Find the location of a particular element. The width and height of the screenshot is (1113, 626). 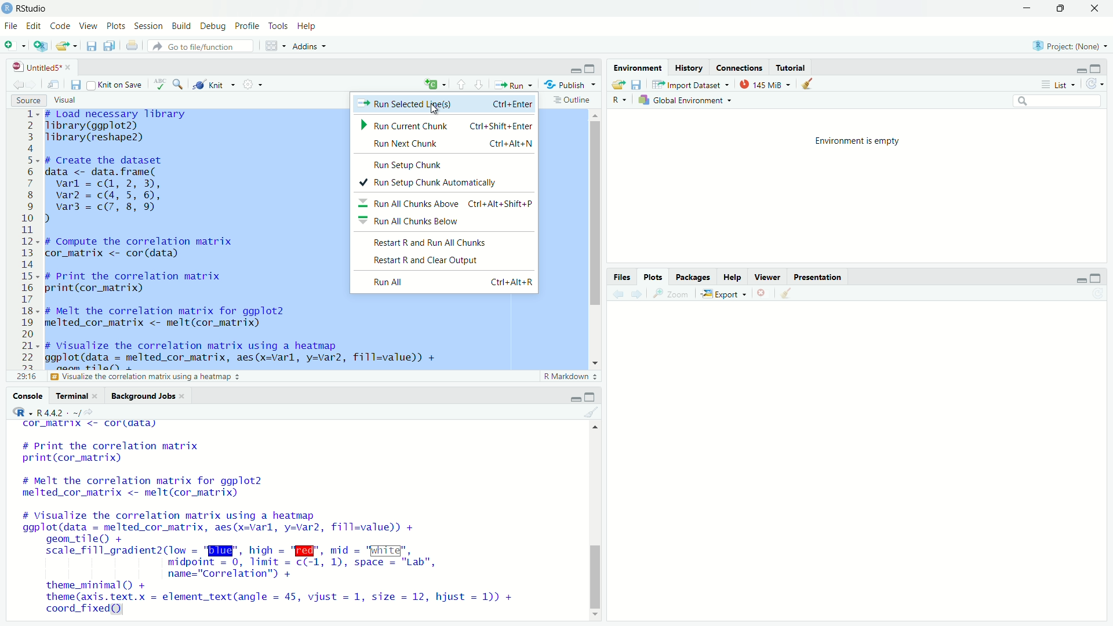

source is located at coordinates (28, 100).